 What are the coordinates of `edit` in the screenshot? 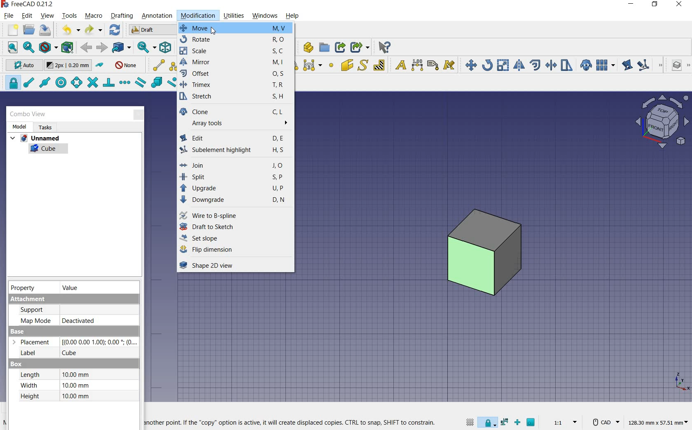 It's located at (235, 138).